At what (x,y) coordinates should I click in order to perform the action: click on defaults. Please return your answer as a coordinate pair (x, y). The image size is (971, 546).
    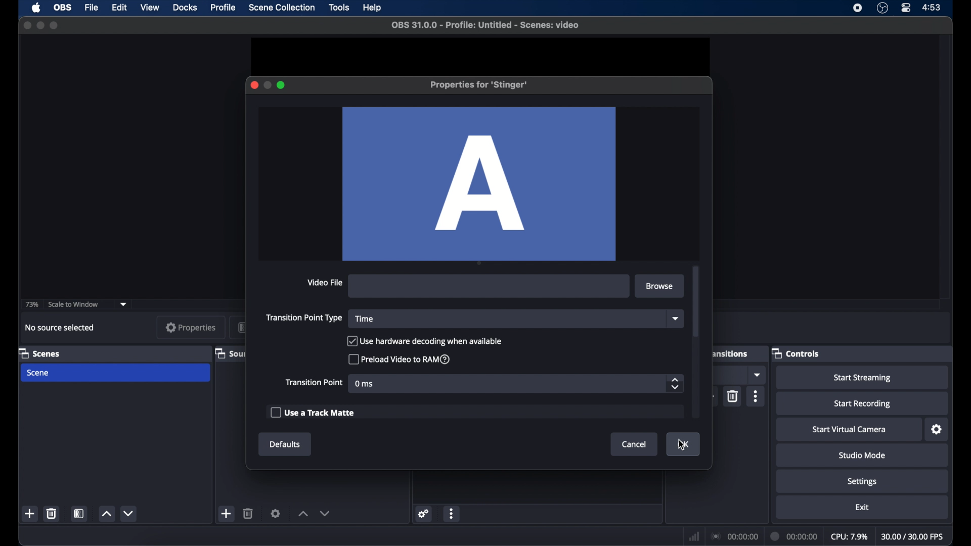
    Looking at the image, I should click on (285, 444).